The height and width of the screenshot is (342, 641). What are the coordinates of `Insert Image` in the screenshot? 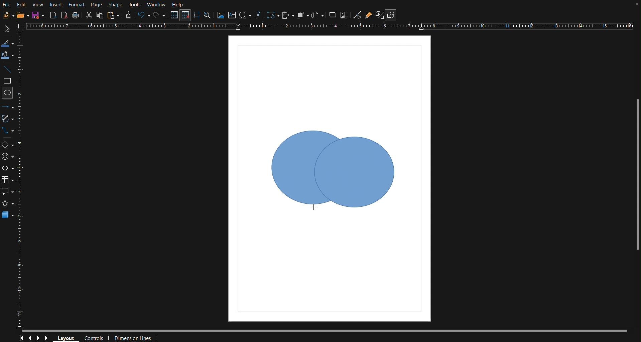 It's located at (221, 15).